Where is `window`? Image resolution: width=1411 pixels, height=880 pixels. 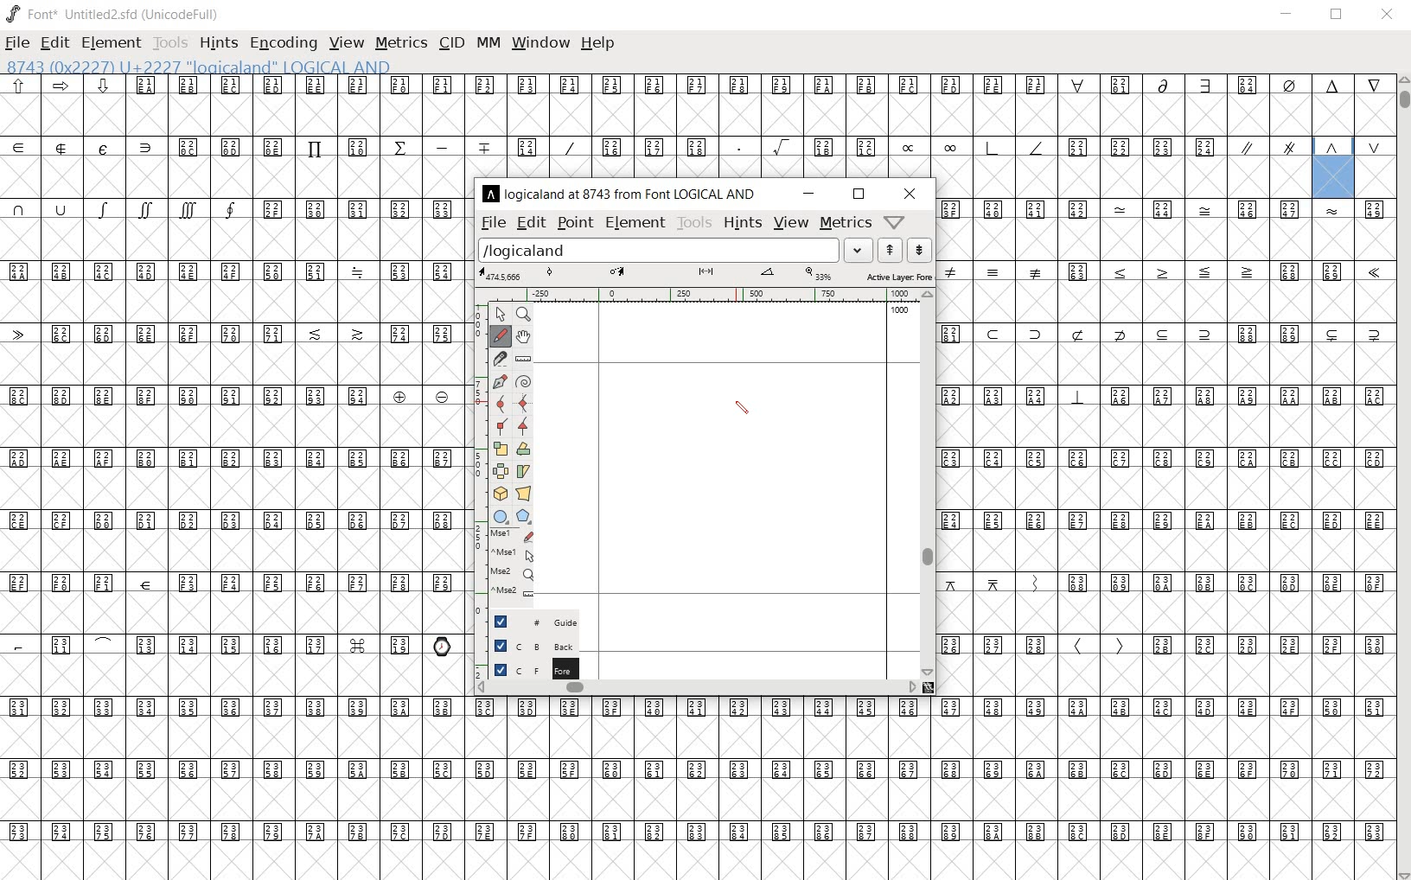 window is located at coordinates (539, 42).